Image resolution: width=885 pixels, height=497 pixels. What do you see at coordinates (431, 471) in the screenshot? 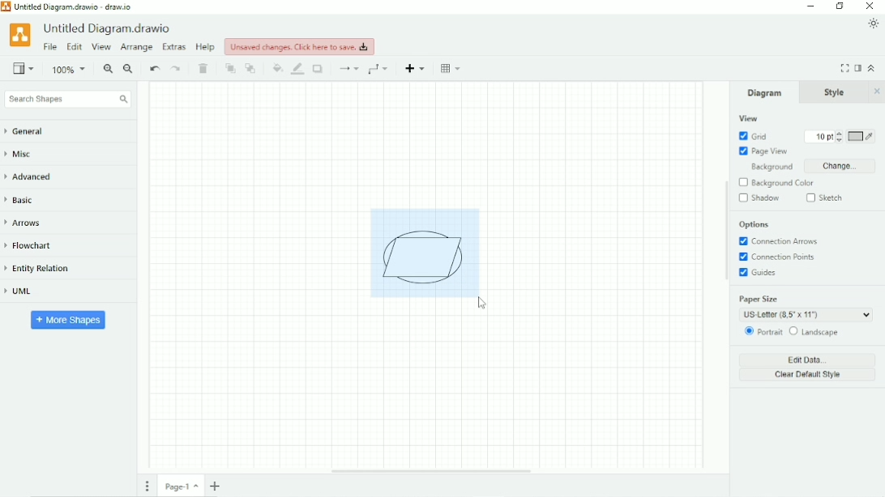
I see `Horizontal scrollbar` at bounding box center [431, 471].